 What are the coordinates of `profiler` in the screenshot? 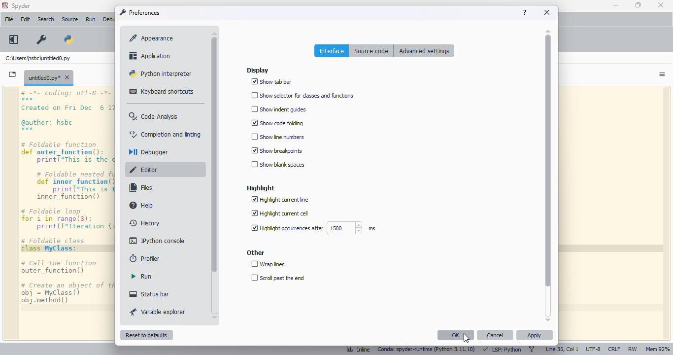 It's located at (143, 258).